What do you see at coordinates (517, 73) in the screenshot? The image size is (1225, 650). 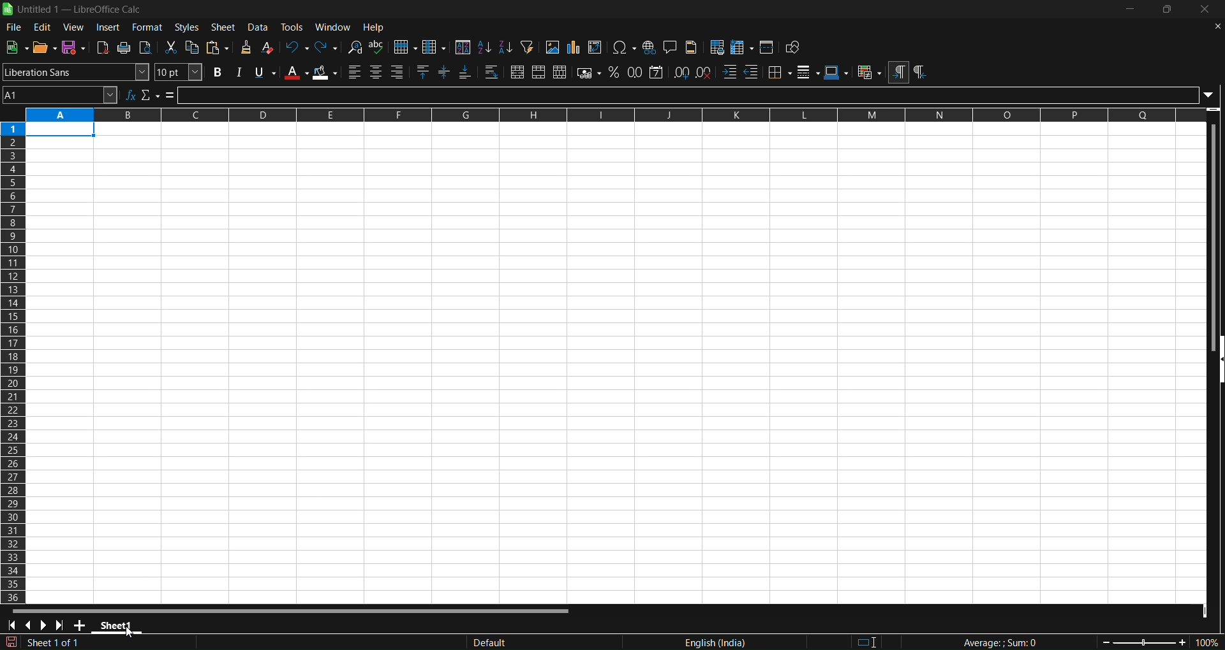 I see `merge and center or unmerge cells depending on the current toggle state.` at bounding box center [517, 73].